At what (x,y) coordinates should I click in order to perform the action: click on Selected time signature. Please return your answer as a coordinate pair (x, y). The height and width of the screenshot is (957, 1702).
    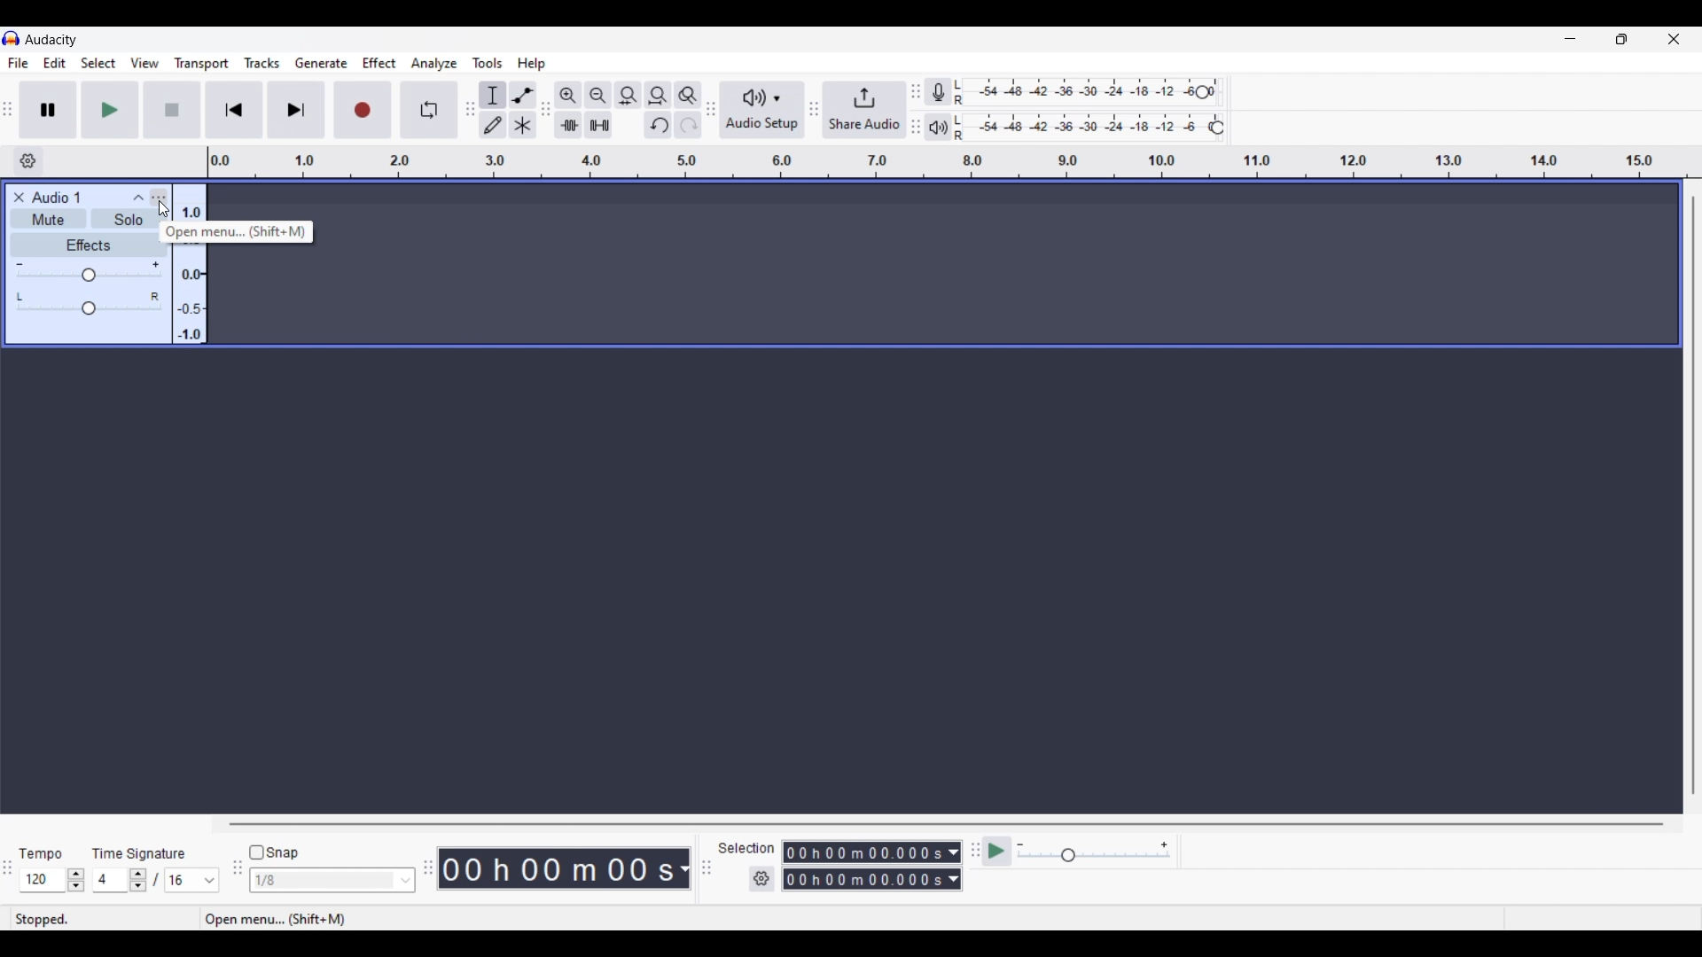
    Looking at the image, I should click on (183, 881).